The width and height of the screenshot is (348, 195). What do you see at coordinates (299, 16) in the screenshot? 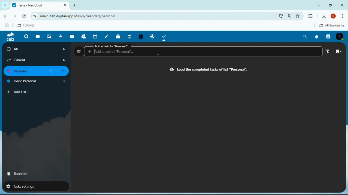
I see `favorites` at bounding box center [299, 16].